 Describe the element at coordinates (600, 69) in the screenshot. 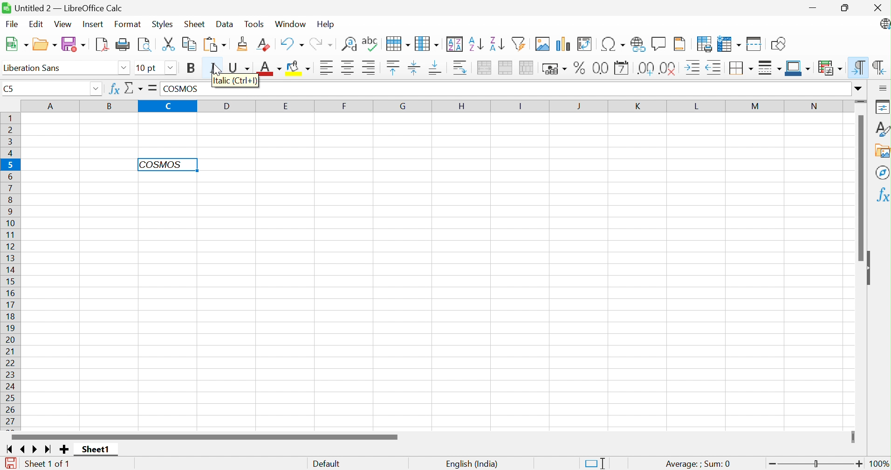

I see `Format as number` at that location.